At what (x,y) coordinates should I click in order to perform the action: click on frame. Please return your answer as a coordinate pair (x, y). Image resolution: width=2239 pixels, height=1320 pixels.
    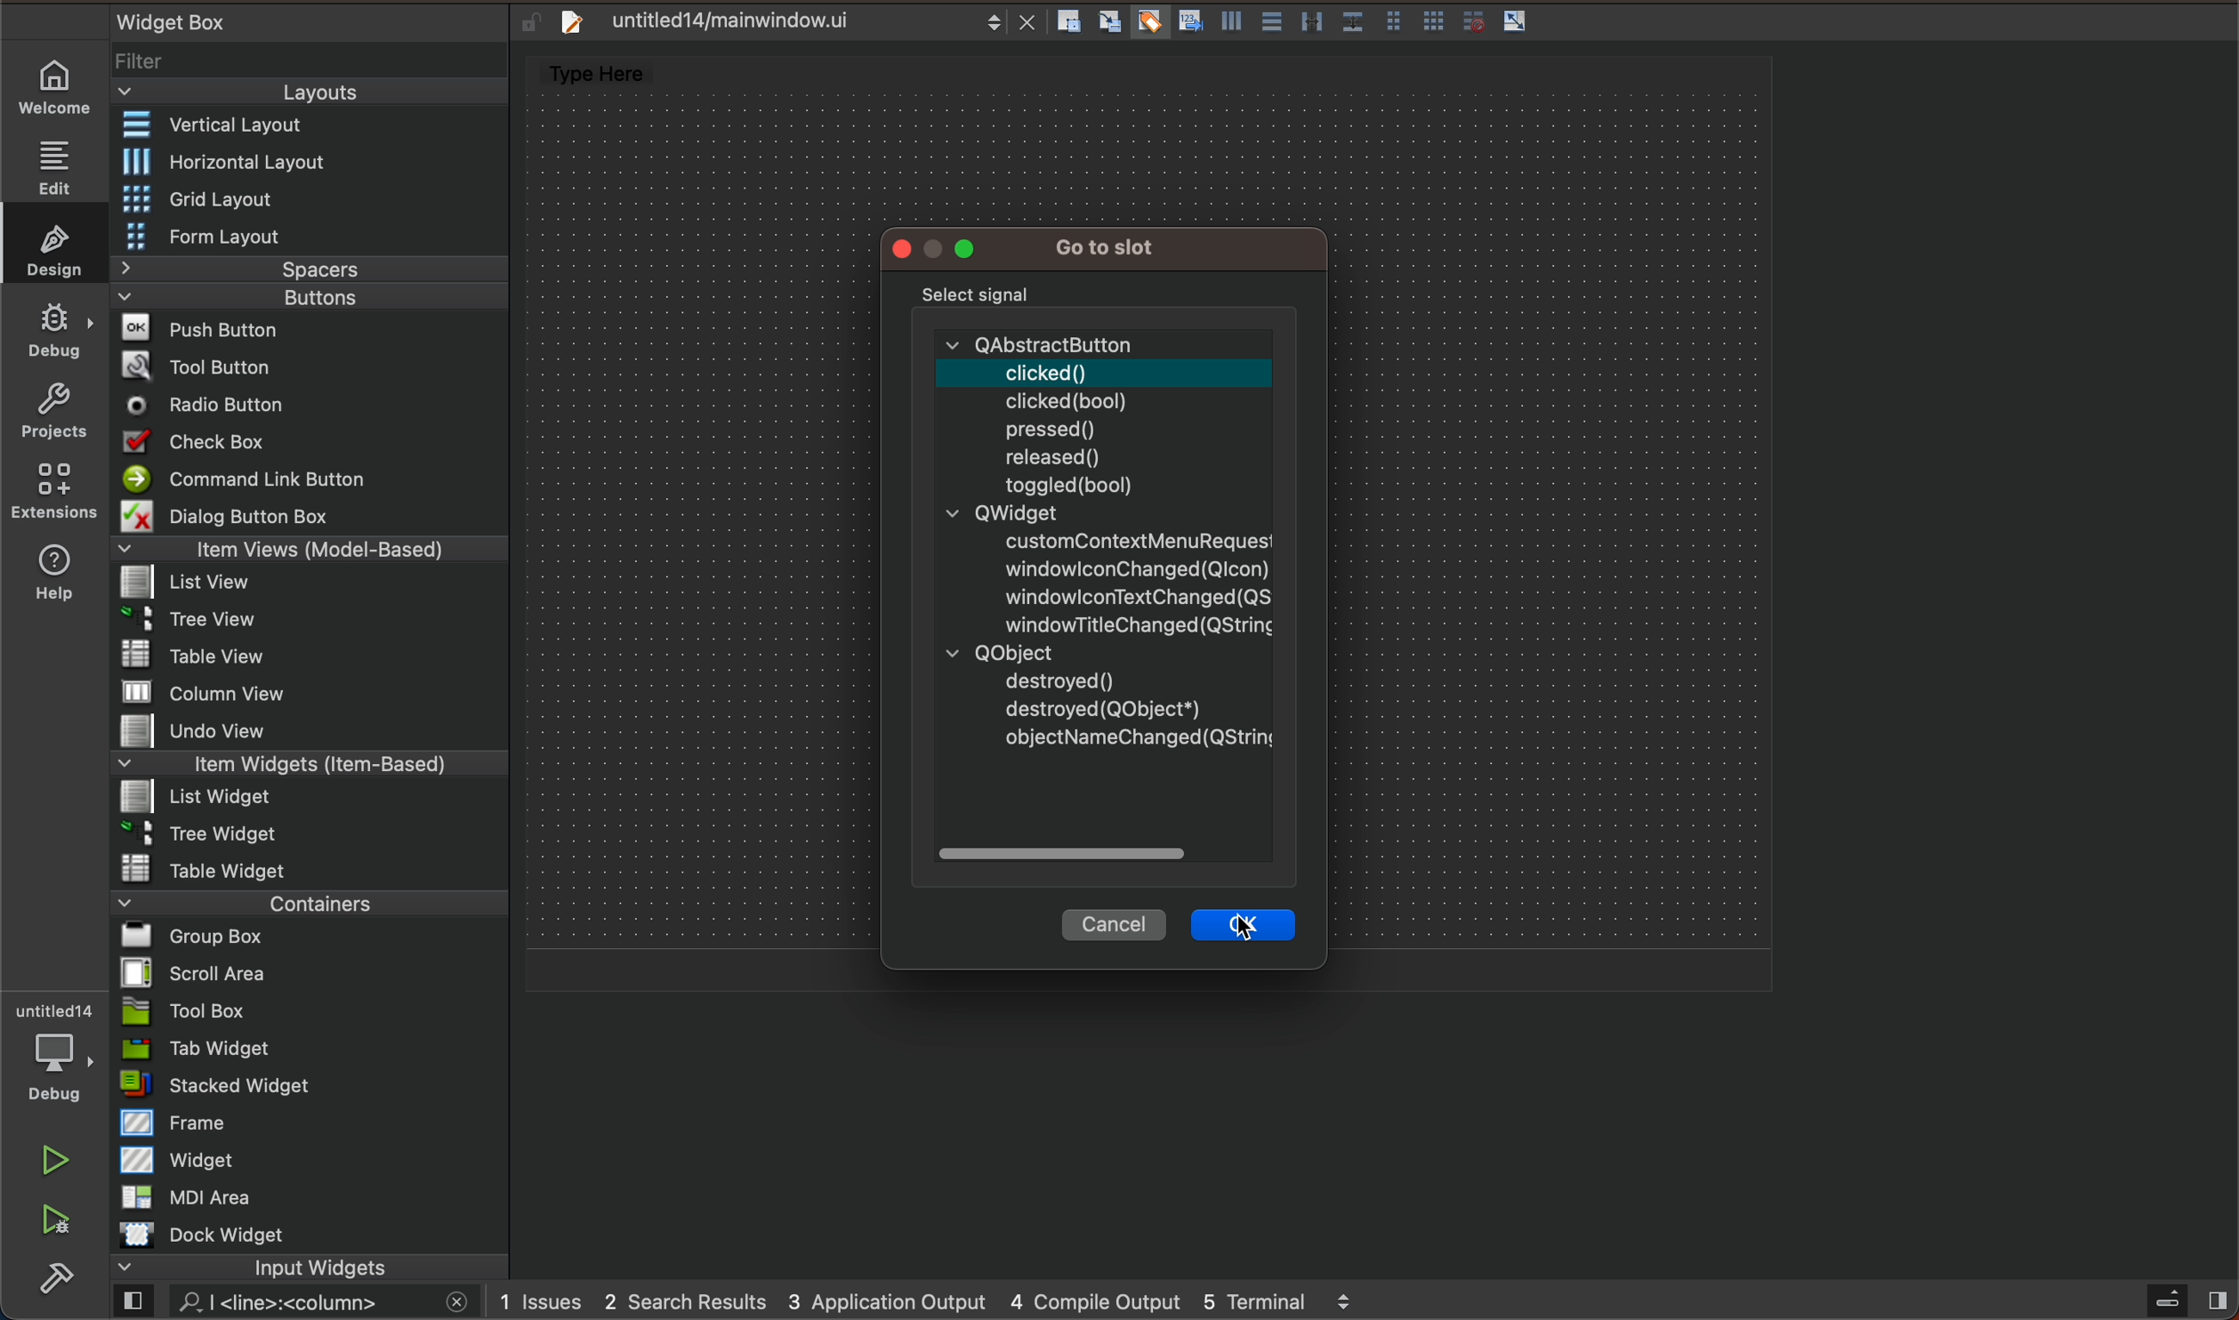
    Looking at the image, I should click on (311, 1125).